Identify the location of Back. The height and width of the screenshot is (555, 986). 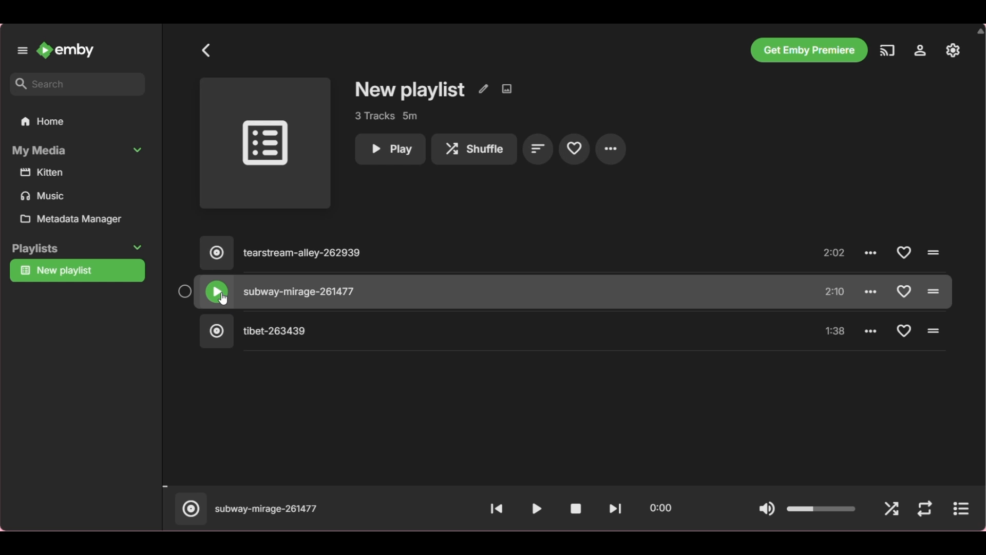
(206, 50).